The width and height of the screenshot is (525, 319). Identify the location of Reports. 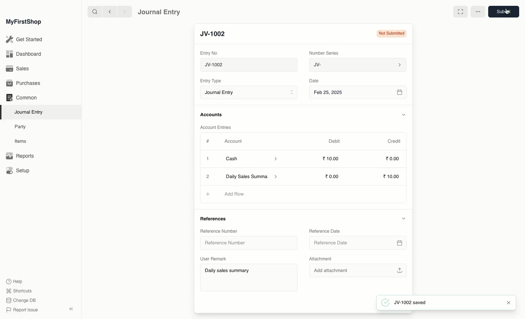
(20, 156).